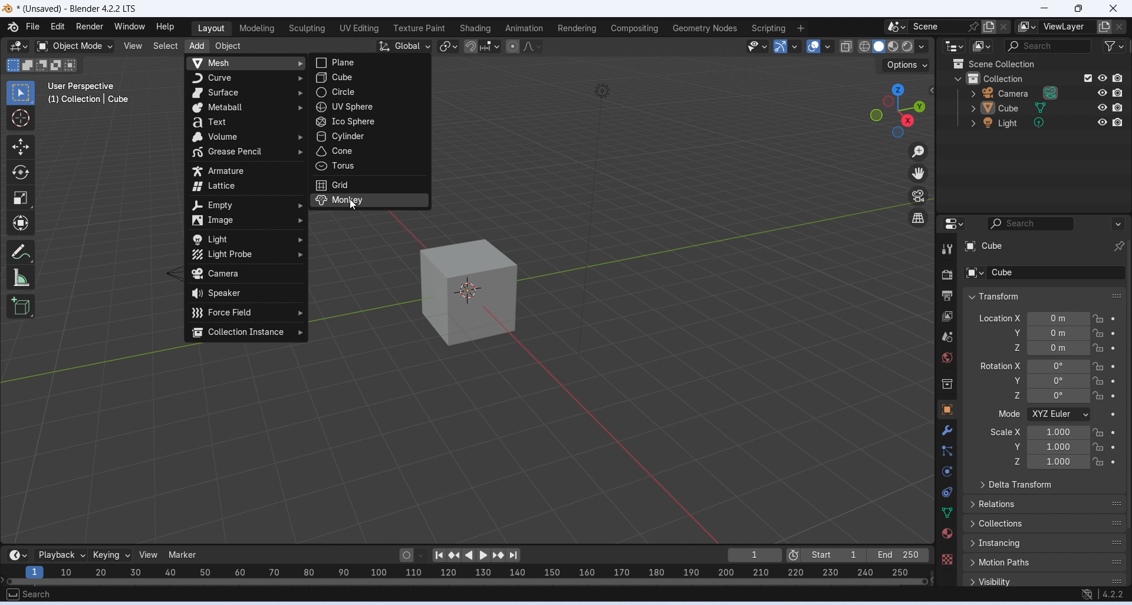  Describe the element at coordinates (20, 147) in the screenshot. I see `Move` at that location.